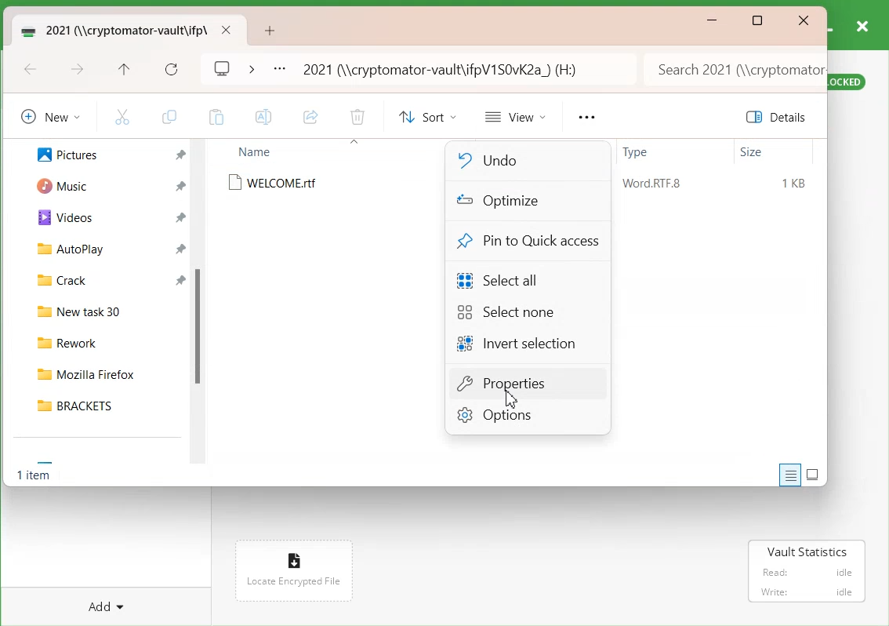 The width and height of the screenshot is (889, 626). I want to click on Pin a file, so click(180, 186).